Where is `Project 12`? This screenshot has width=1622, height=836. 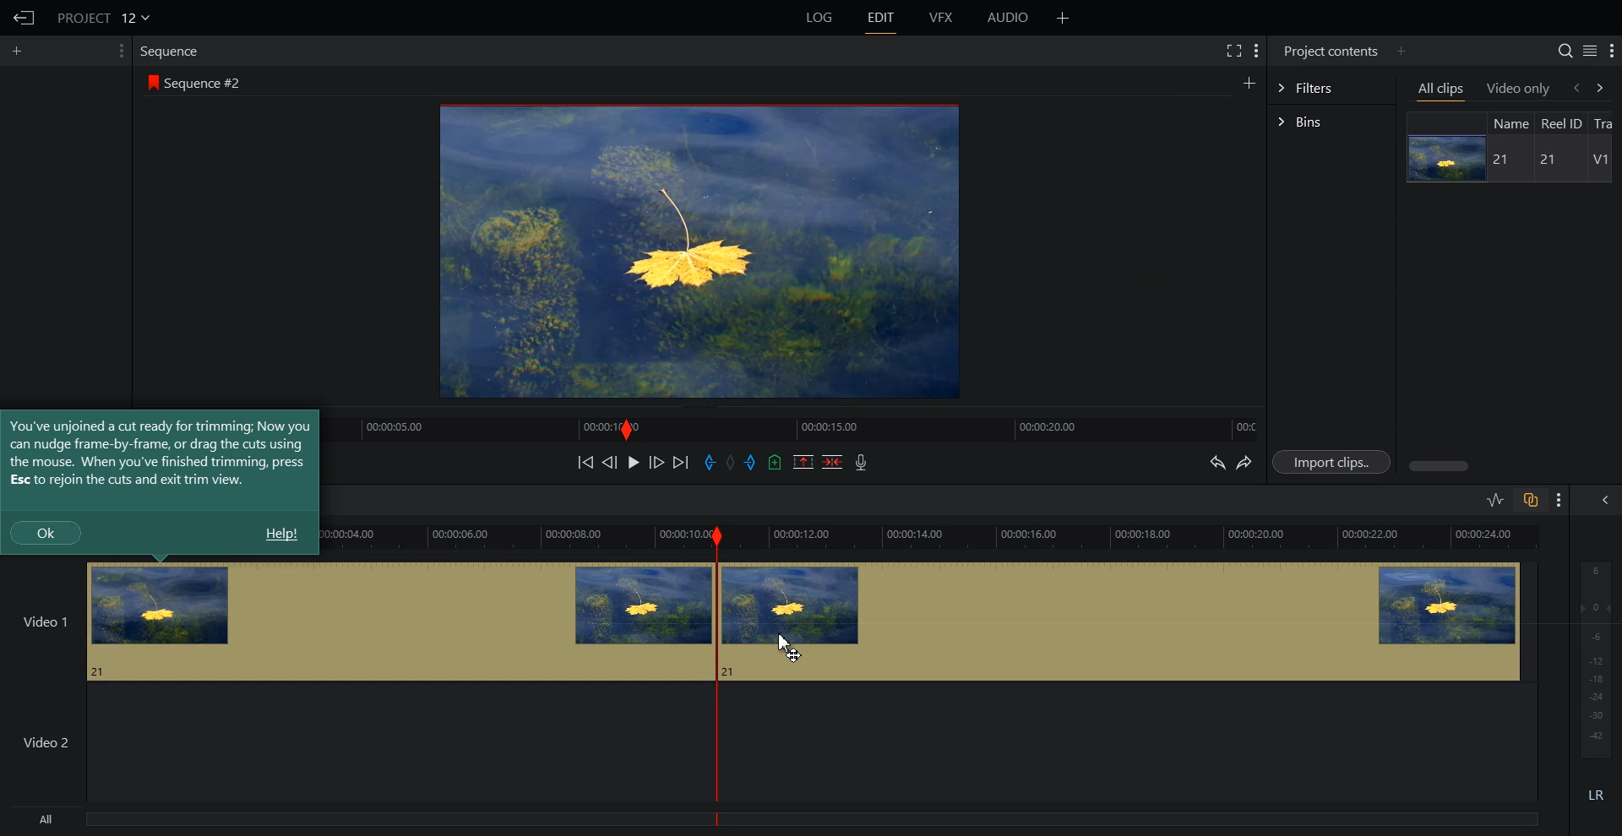
Project 12 is located at coordinates (102, 16).